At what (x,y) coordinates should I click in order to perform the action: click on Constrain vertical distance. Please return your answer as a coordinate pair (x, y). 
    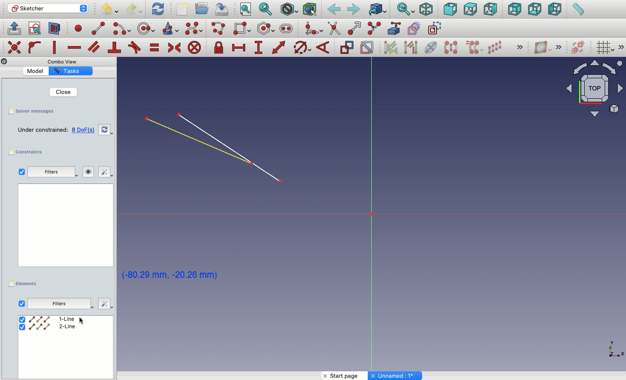
    Looking at the image, I should click on (260, 48).